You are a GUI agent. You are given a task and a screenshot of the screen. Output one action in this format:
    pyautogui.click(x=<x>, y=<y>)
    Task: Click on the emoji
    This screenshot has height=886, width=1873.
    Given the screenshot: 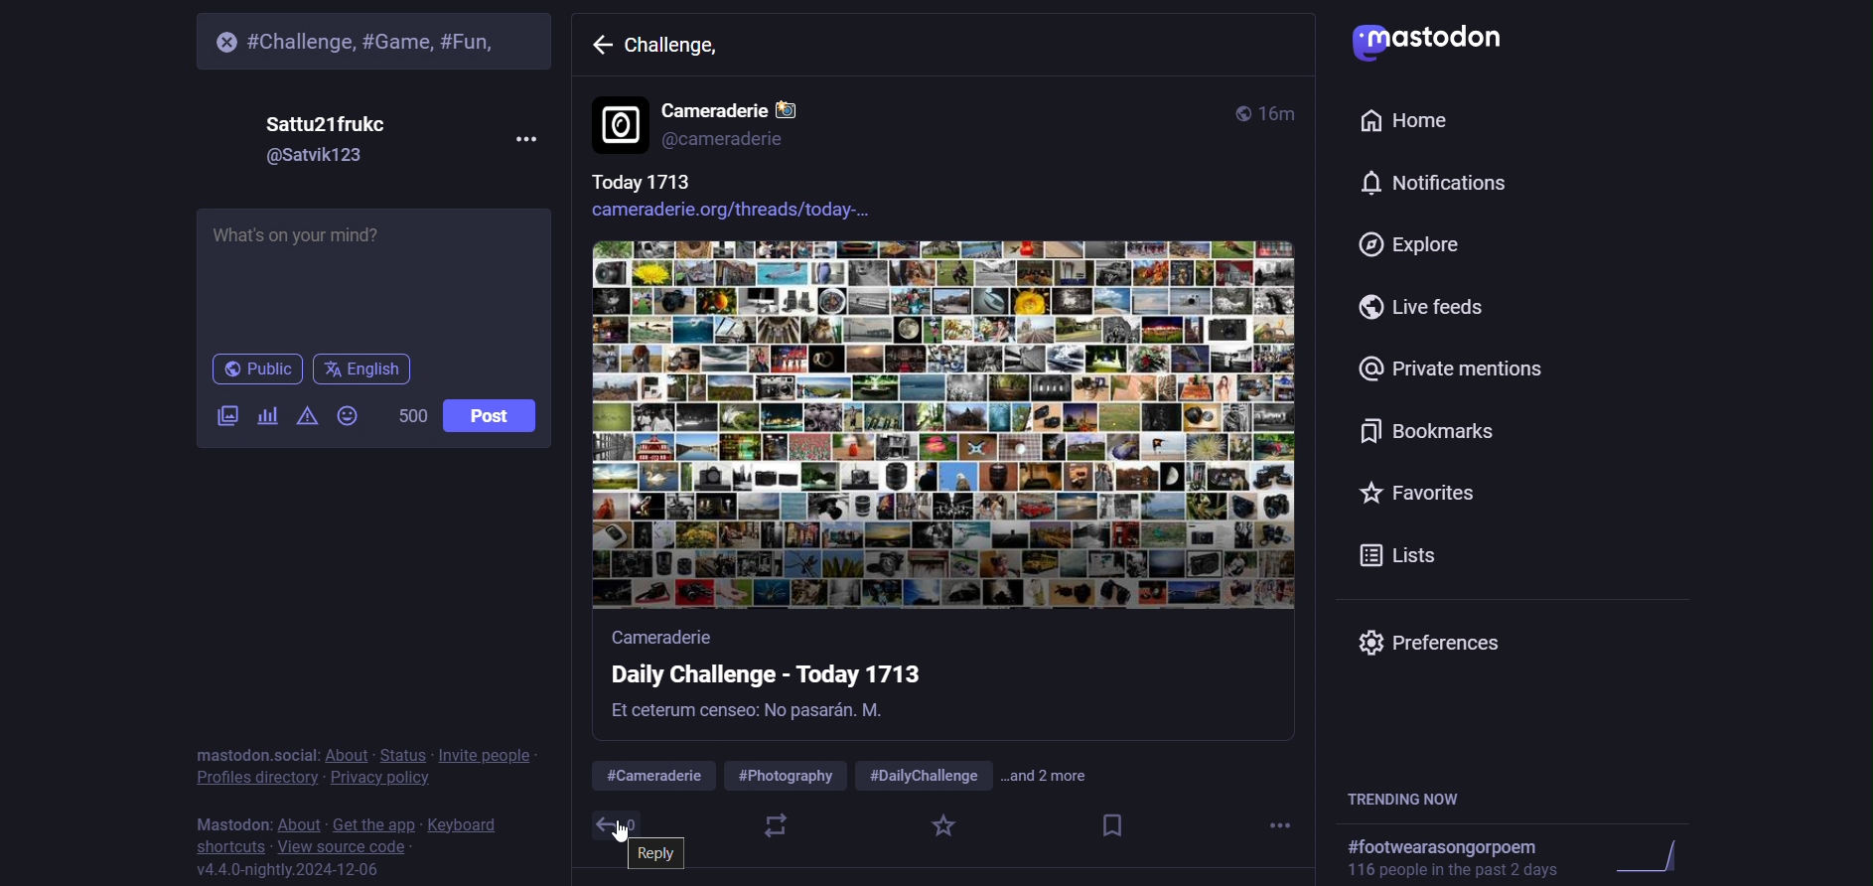 What is the action you would take?
    pyautogui.click(x=347, y=418)
    